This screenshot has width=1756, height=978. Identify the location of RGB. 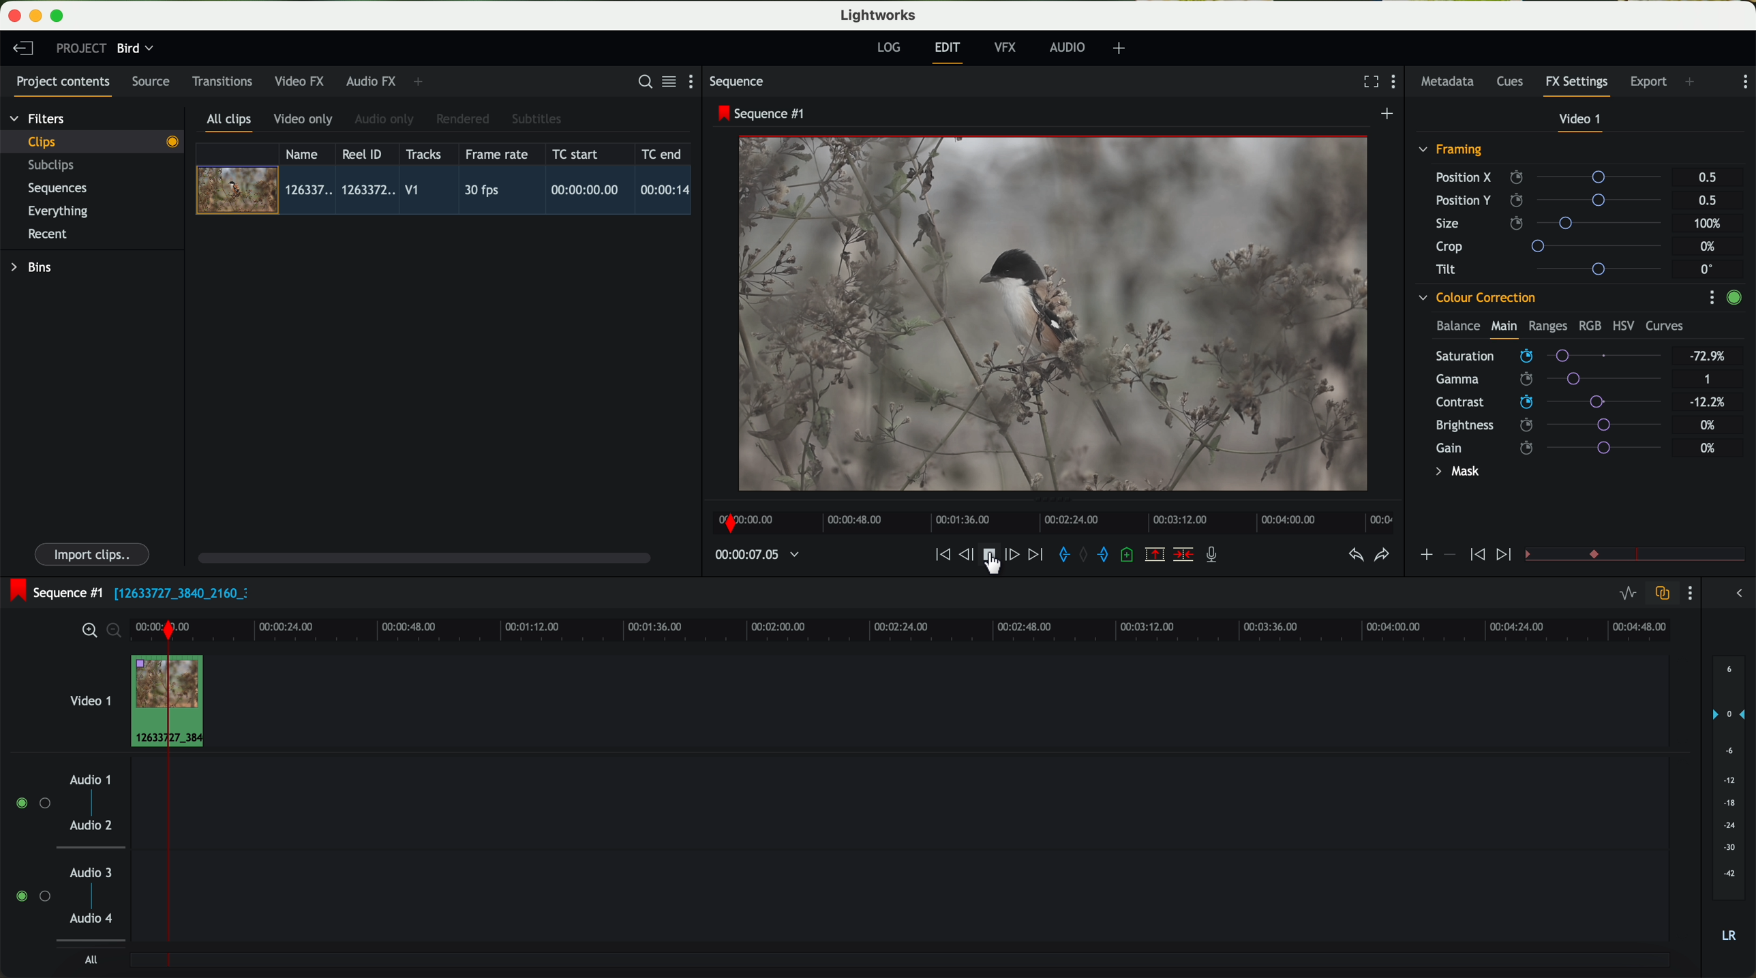
(1589, 324).